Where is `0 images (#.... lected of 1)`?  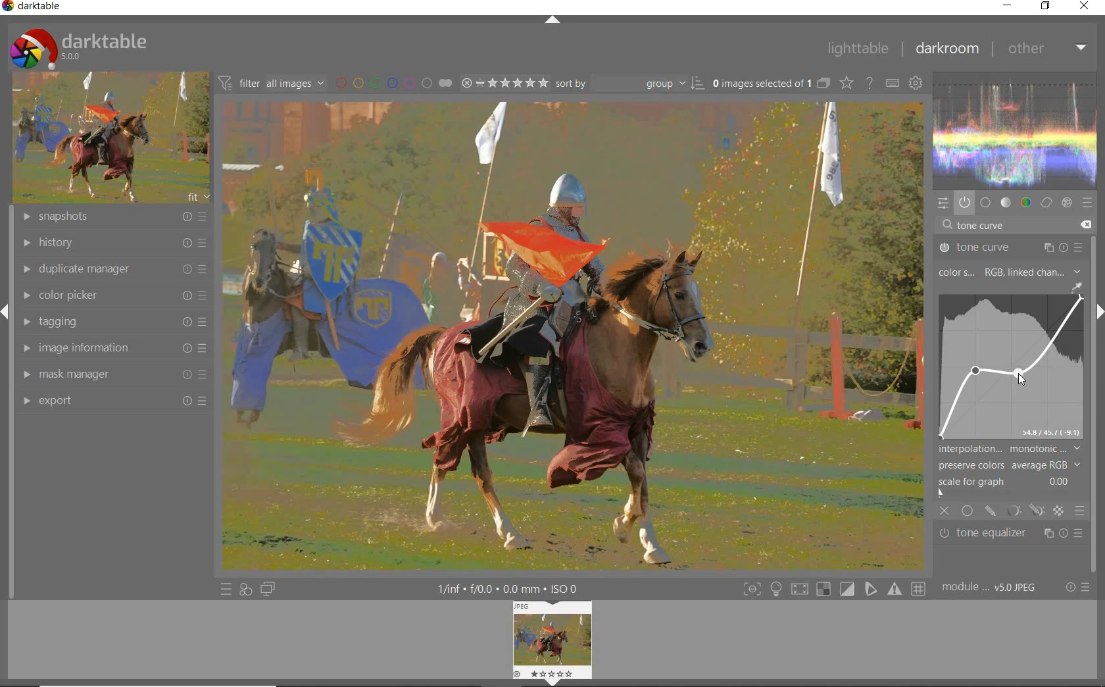
0 images (#.... lected of 1) is located at coordinates (770, 83).